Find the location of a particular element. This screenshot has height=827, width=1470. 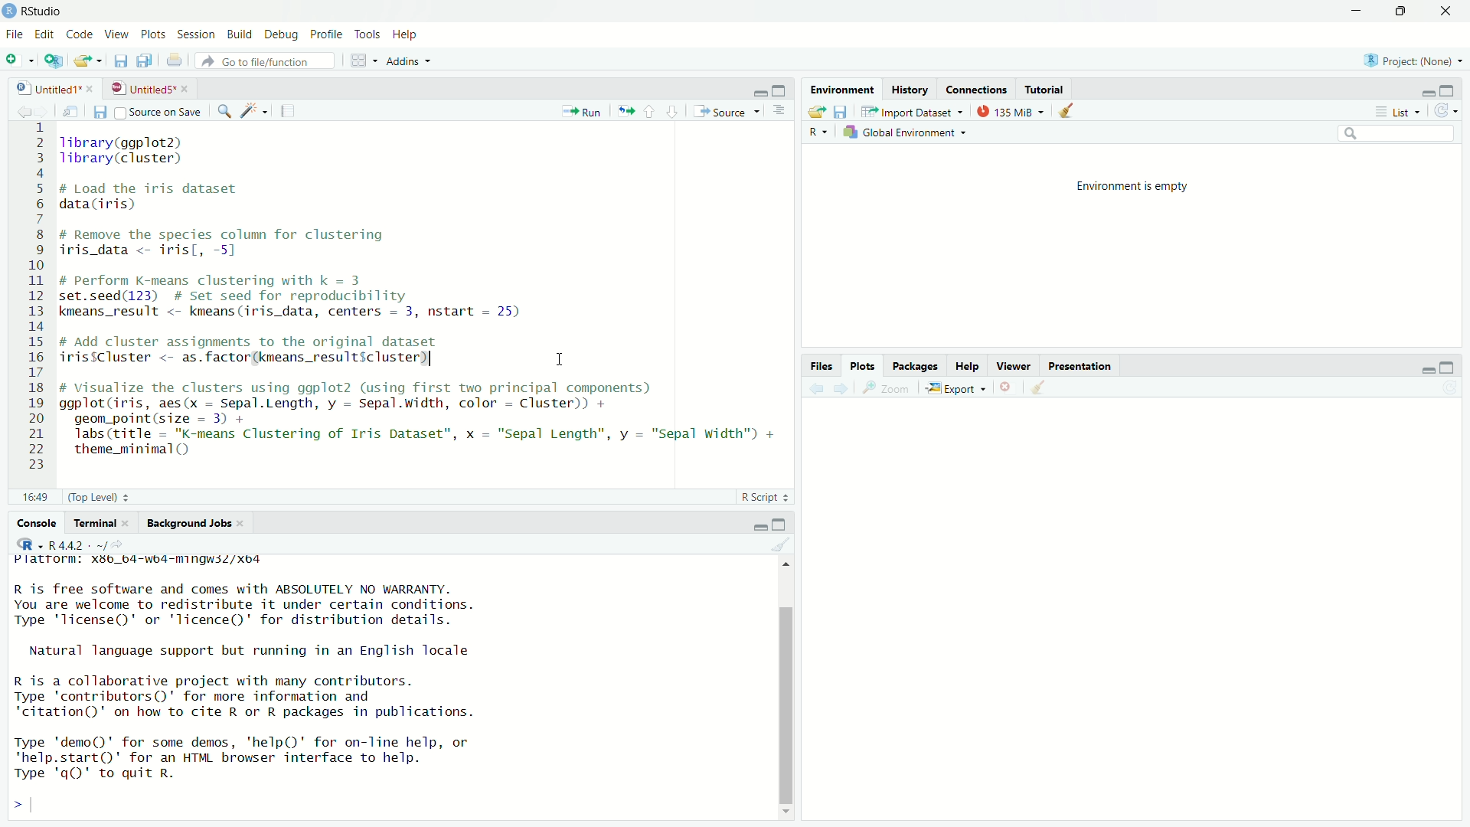

remove the current plot is located at coordinates (1006, 389).